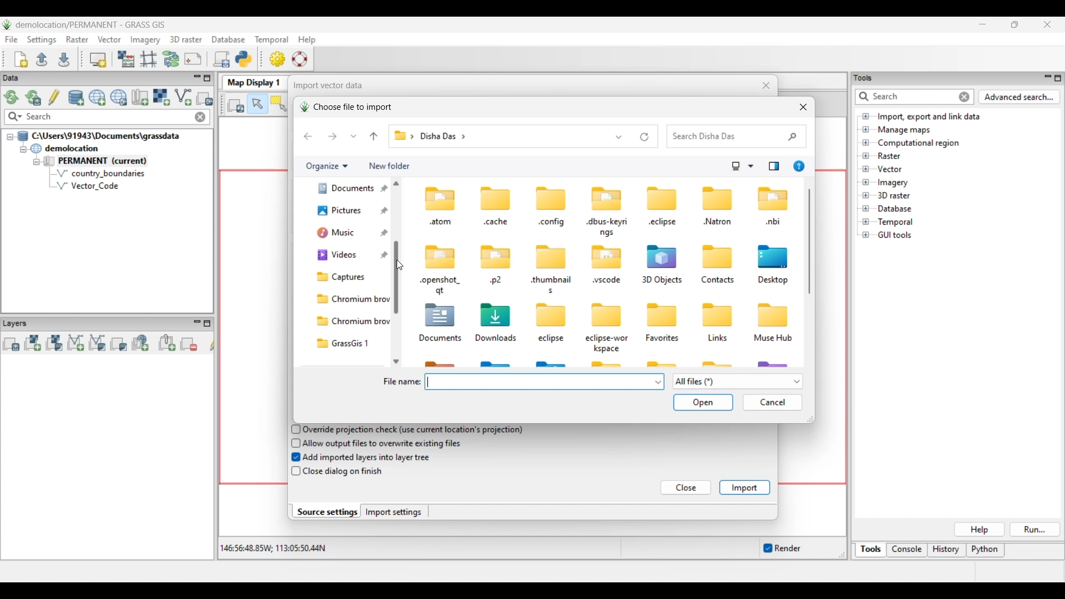 The height and width of the screenshot is (599, 1065). What do you see at coordinates (186, 39) in the screenshot?
I see `3D raster menu` at bounding box center [186, 39].